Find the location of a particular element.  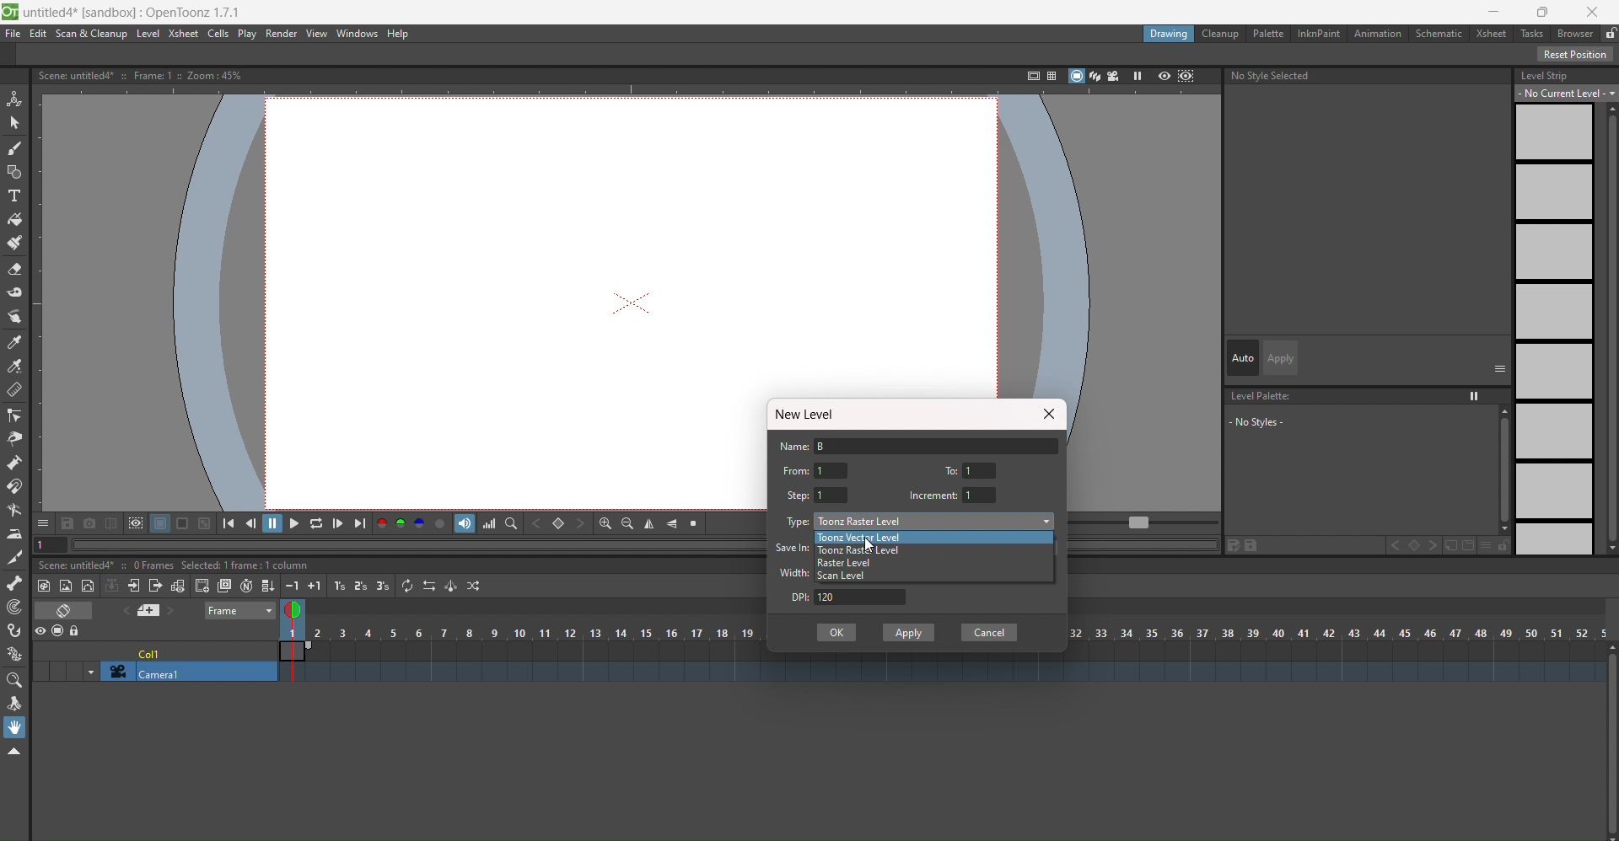

windows is located at coordinates (359, 34).